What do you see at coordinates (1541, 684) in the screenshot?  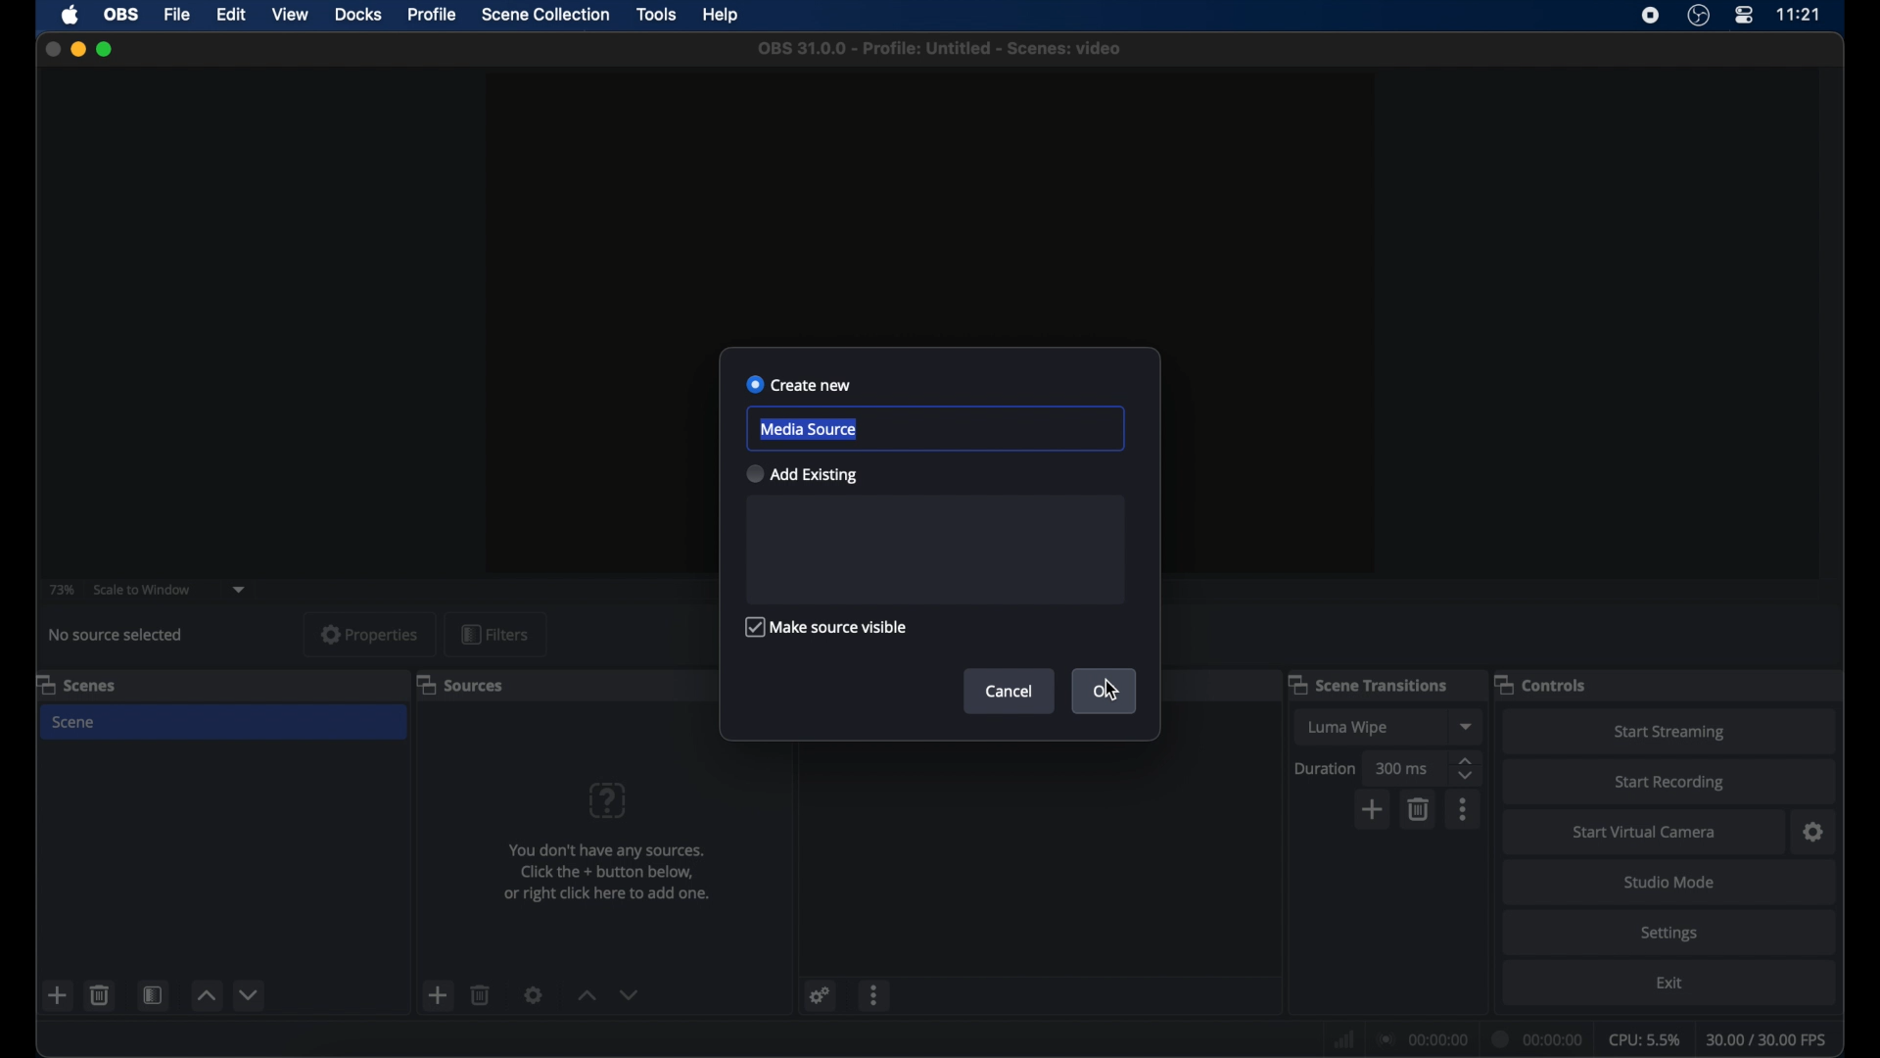 I see `controls` at bounding box center [1541, 684].